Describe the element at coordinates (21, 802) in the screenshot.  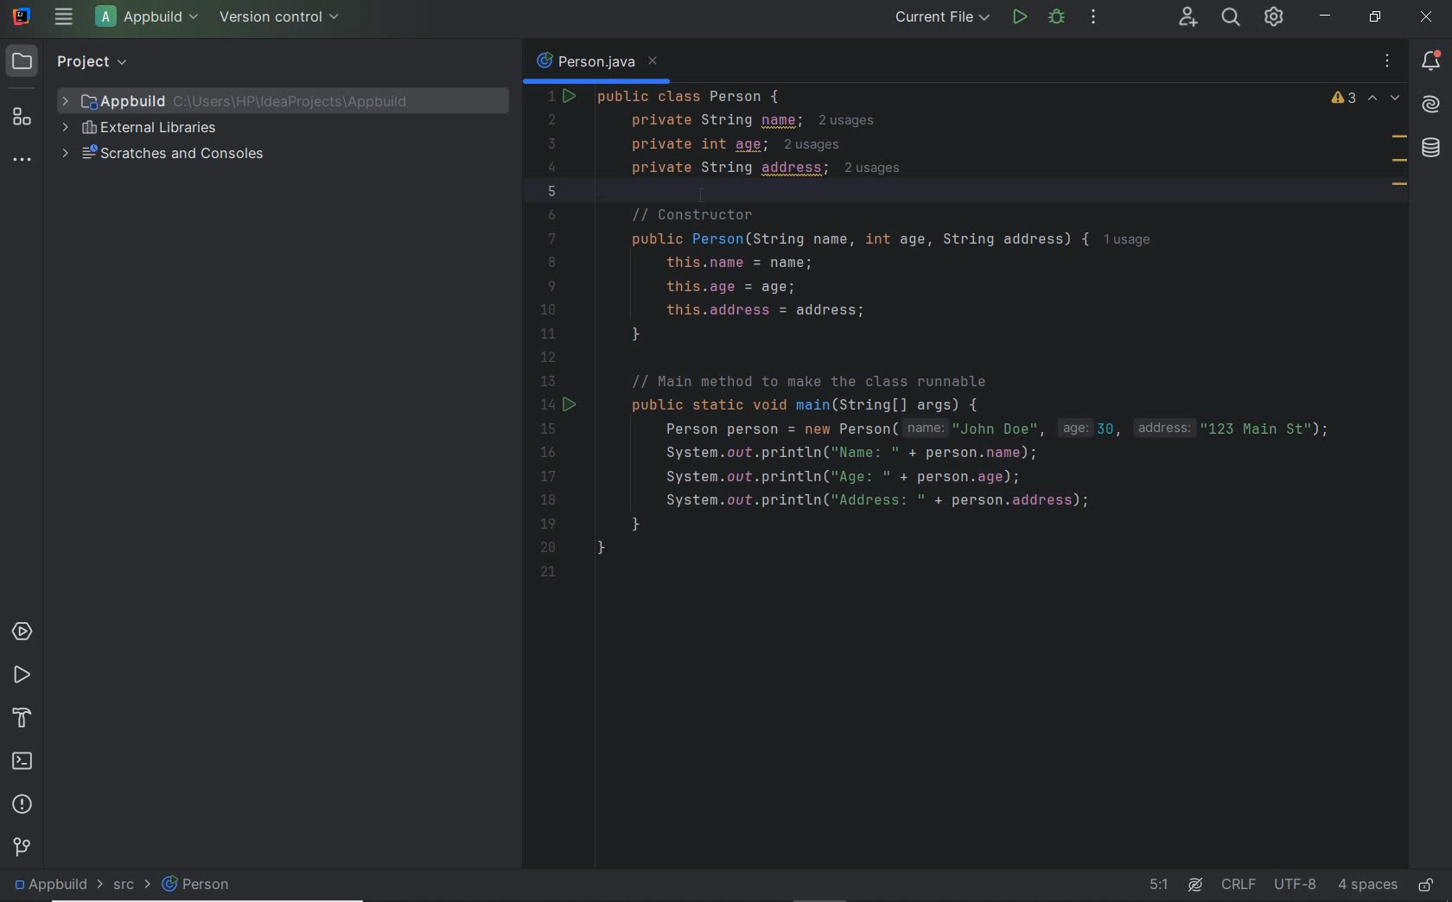
I see `problems` at that location.